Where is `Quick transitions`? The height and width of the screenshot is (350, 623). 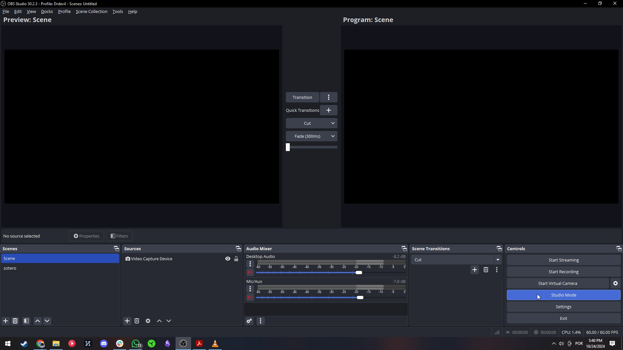
Quick transitions is located at coordinates (301, 111).